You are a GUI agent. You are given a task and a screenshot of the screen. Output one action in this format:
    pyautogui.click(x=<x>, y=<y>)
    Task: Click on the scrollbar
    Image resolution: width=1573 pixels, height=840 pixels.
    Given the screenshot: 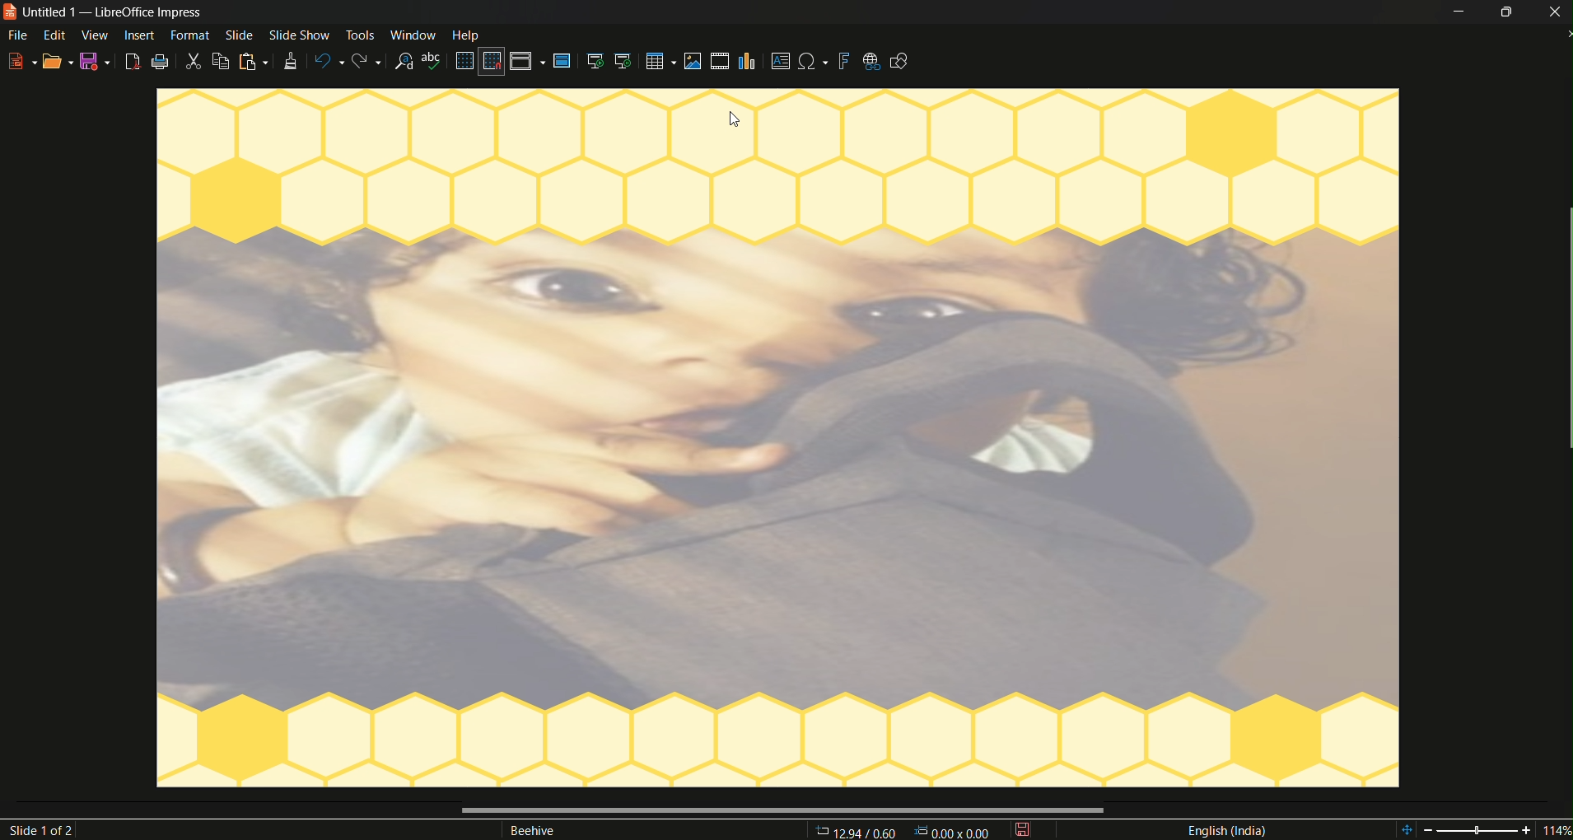 What is the action you would take?
    pyautogui.click(x=1563, y=330)
    